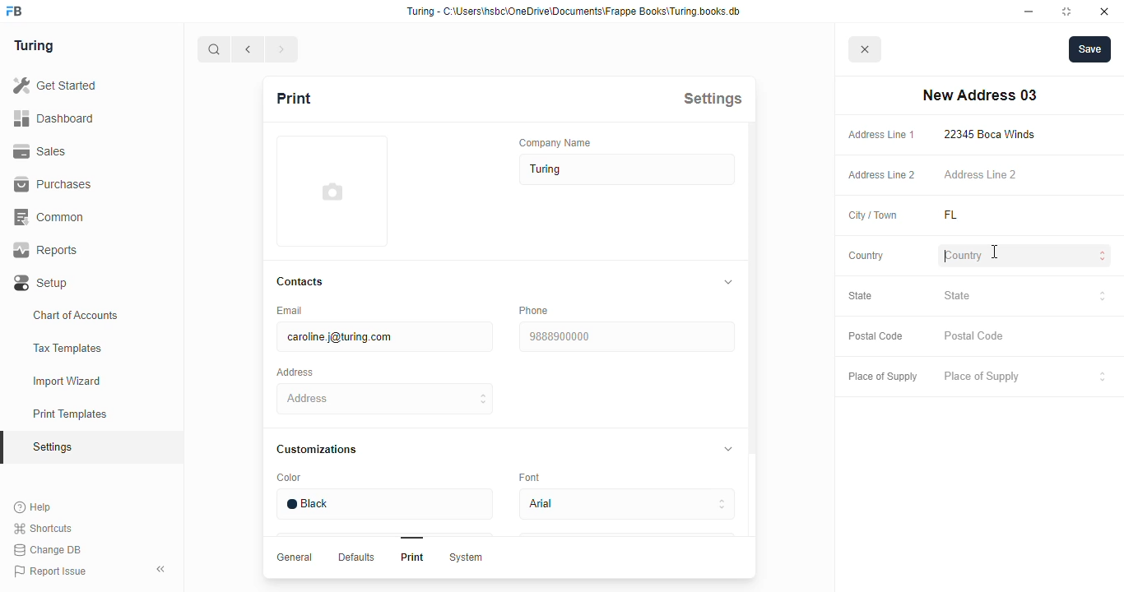 Image resolution: width=1124 pixels, height=592 pixels. I want to click on tax templates, so click(67, 348).